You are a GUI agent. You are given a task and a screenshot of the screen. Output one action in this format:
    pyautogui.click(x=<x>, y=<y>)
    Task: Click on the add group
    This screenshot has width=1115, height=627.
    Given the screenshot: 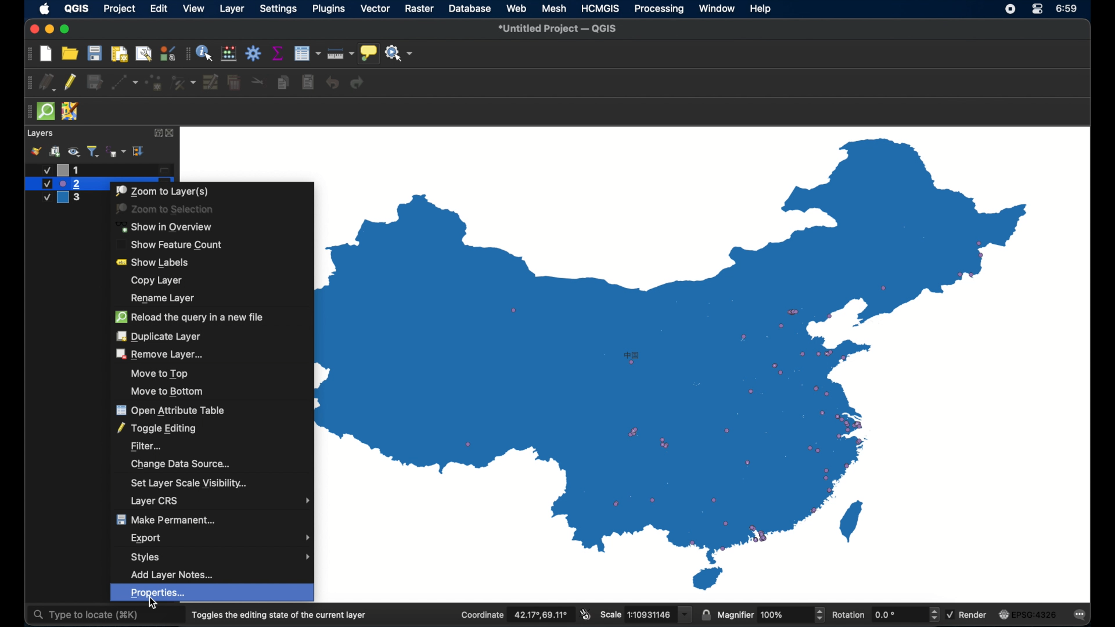 What is the action you would take?
    pyautogui.click(x=56, y=151)
    